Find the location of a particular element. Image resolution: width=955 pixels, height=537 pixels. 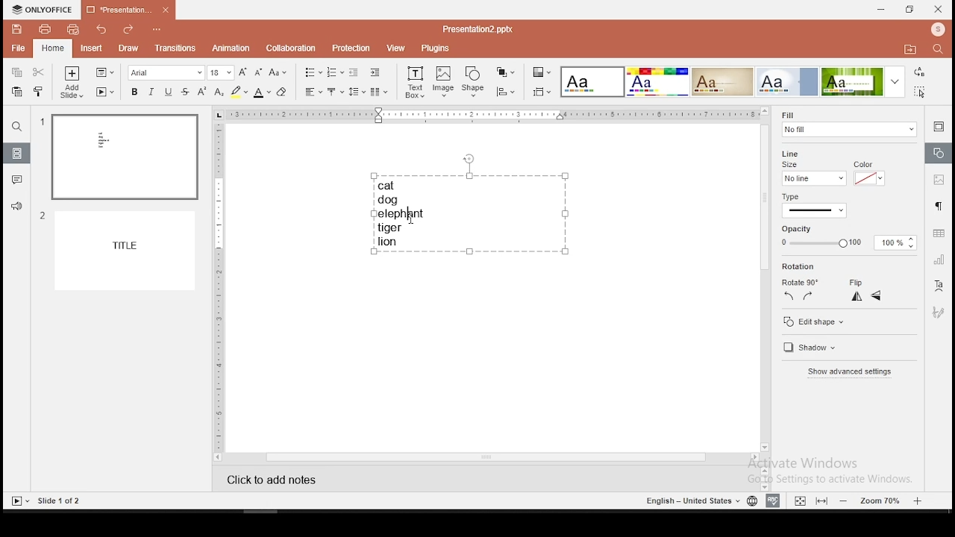

add slide is located at coordinates (70, 82).